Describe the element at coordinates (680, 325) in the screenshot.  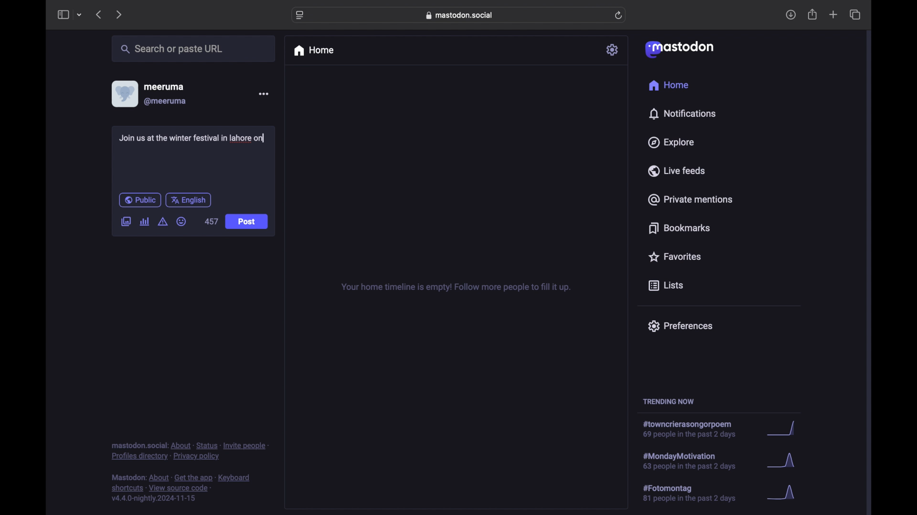
I see `preferences` at that location.